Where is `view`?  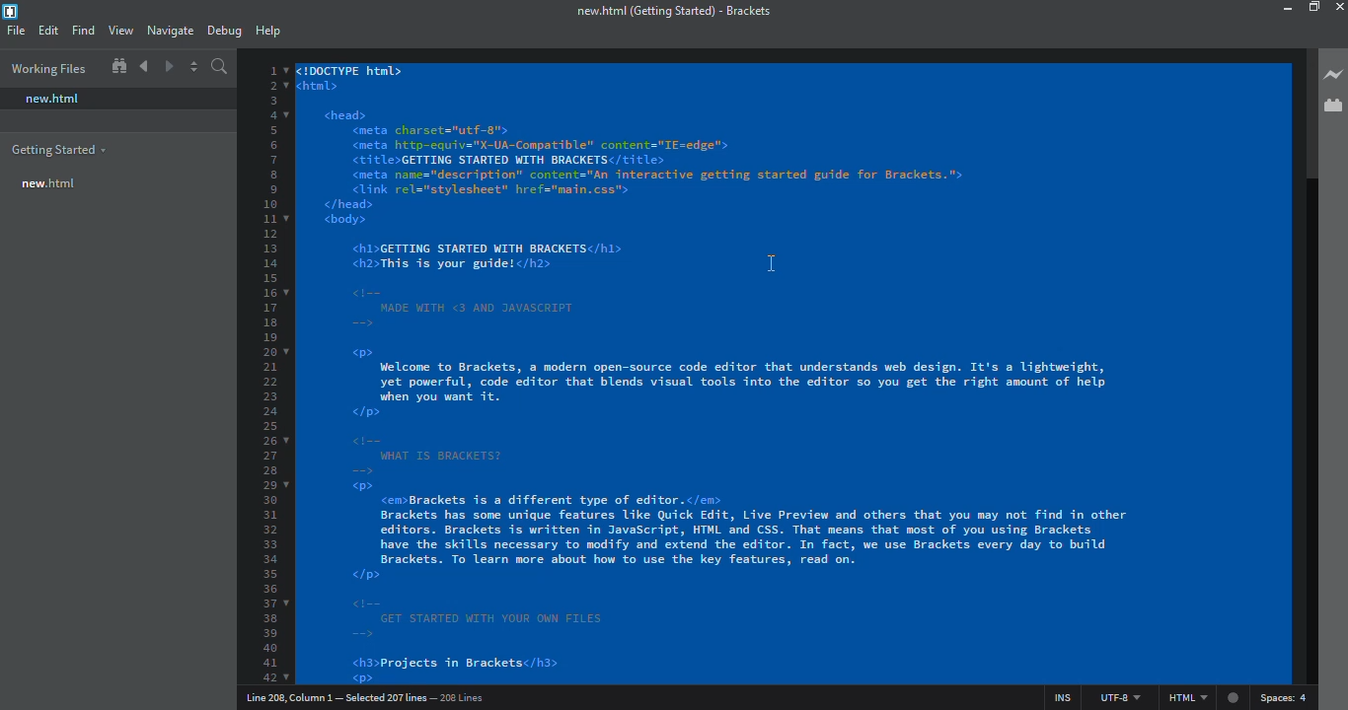
view is located at coordinates (122, 30).